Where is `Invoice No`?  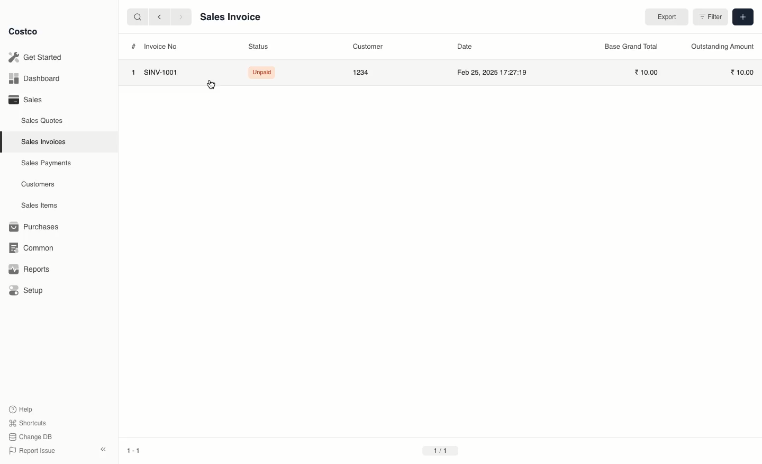
Invoice No is located at coordinates (161, 46).